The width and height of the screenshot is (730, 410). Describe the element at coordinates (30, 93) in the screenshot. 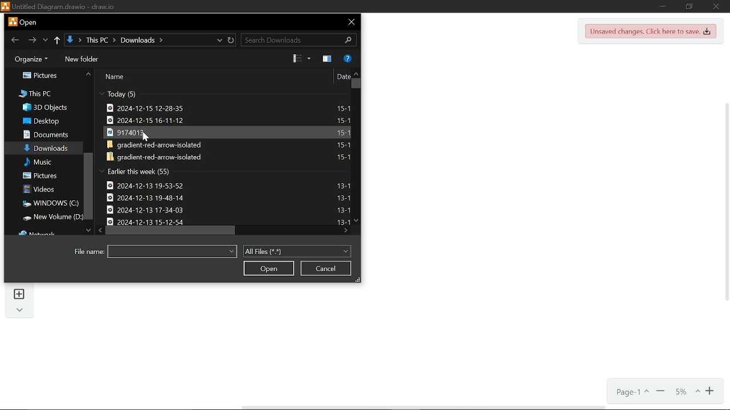

I see `this pc` at that location.